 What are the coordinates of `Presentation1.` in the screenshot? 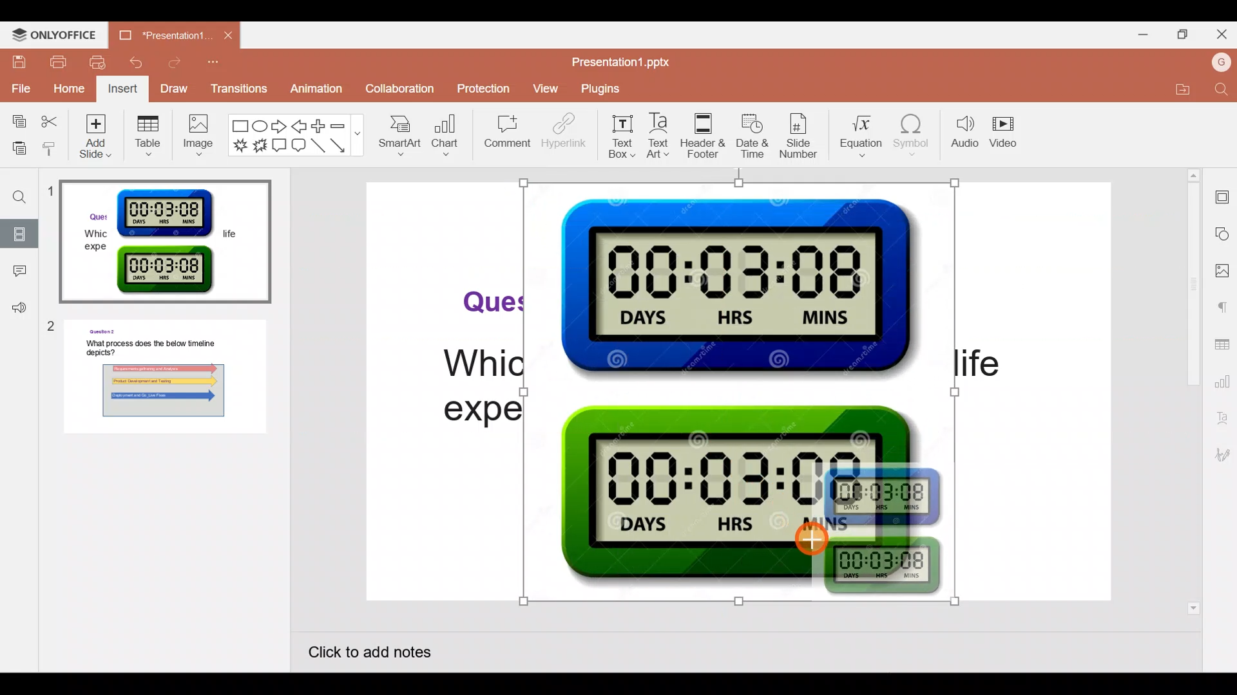 It's located at (167, 33).